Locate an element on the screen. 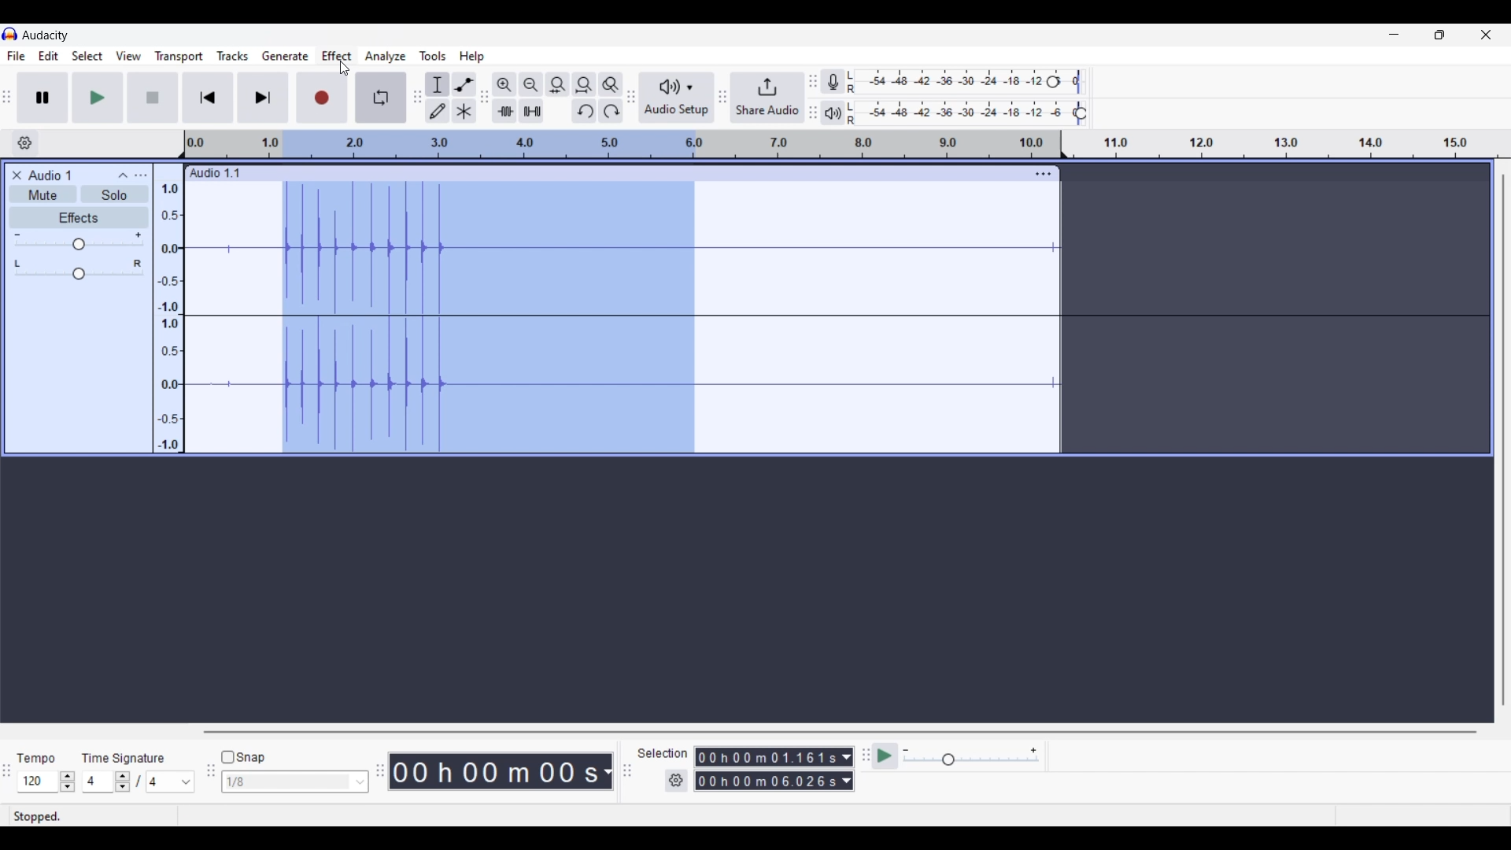 The height and width of the screenshot is (850, 1511). Maximum gain is located at coordinates (138, 235).